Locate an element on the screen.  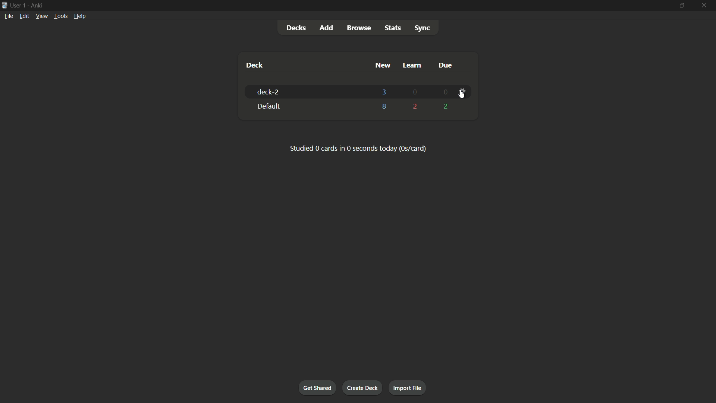
close app is located at coordinates (706, 5).